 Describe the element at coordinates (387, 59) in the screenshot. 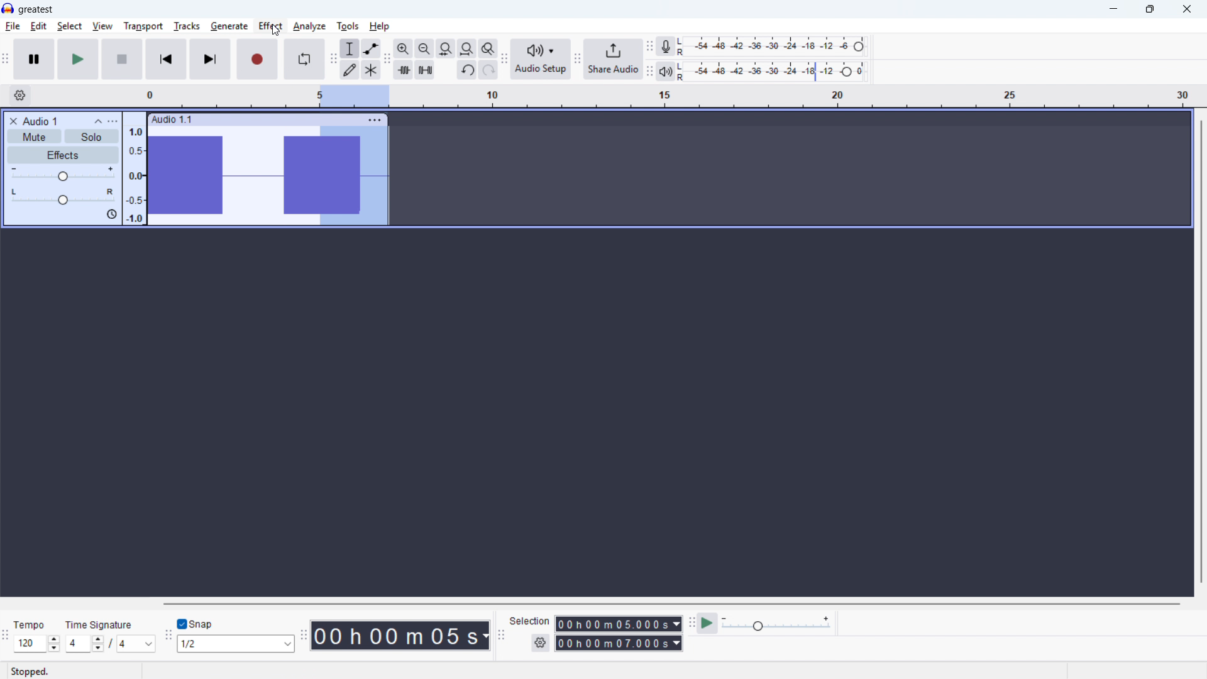

I see `Edit toolbar ` at that location.